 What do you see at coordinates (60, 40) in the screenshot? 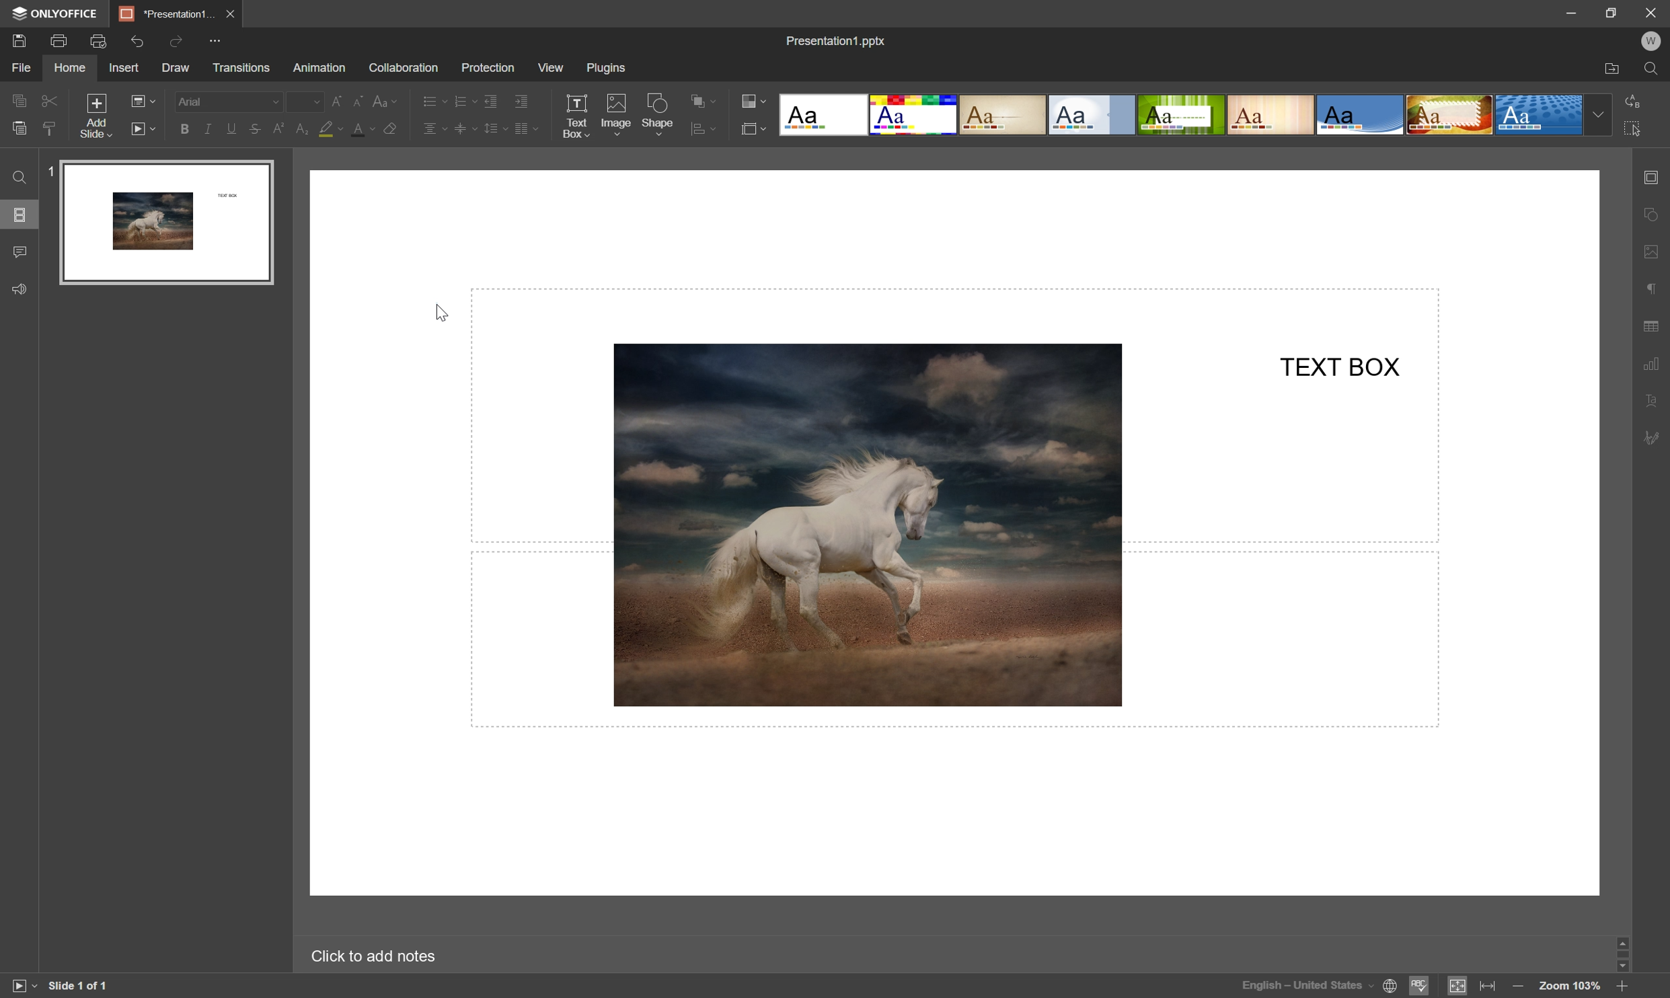
I see `print` at bounding box center [60, 40].